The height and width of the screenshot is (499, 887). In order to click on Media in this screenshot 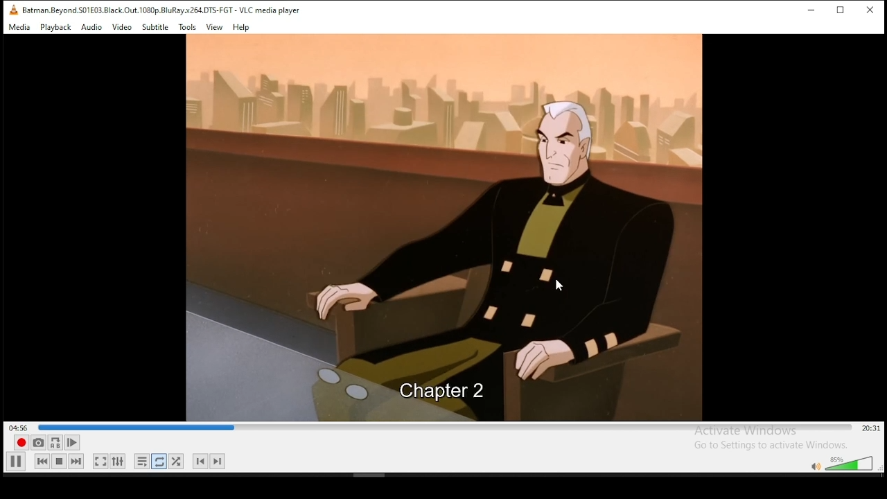, I will do `click(20, 28)`.